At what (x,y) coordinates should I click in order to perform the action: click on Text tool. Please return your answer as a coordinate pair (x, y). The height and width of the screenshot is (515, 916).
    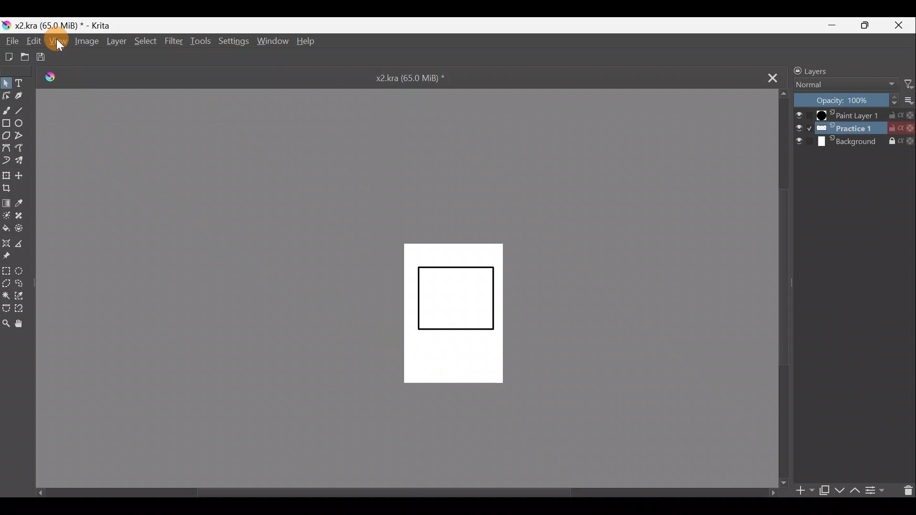
    Looking at the image, I should click on (23, 82).